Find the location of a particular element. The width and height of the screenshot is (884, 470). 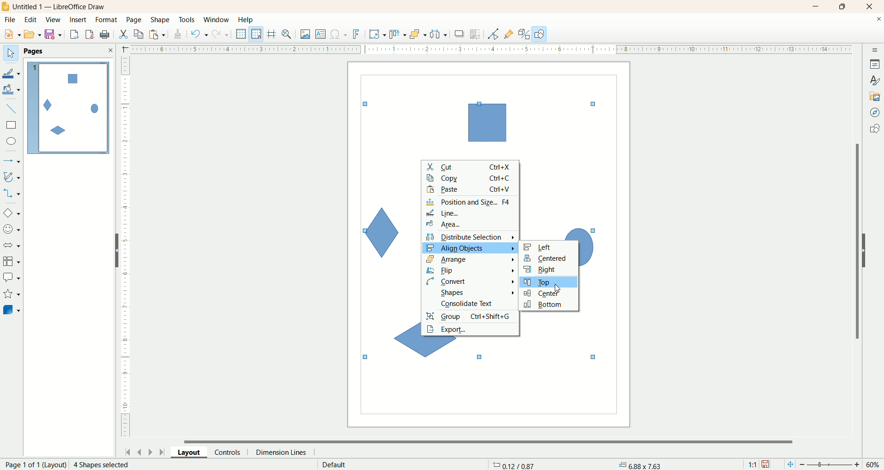

flowchart is located at coordinates (12, 262).